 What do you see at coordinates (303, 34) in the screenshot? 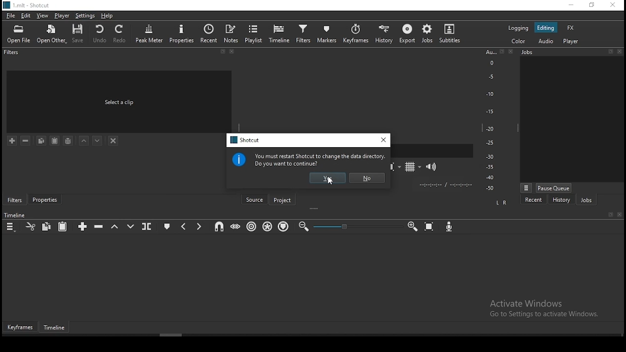
I see `filters` at bounding box center [303, 34].